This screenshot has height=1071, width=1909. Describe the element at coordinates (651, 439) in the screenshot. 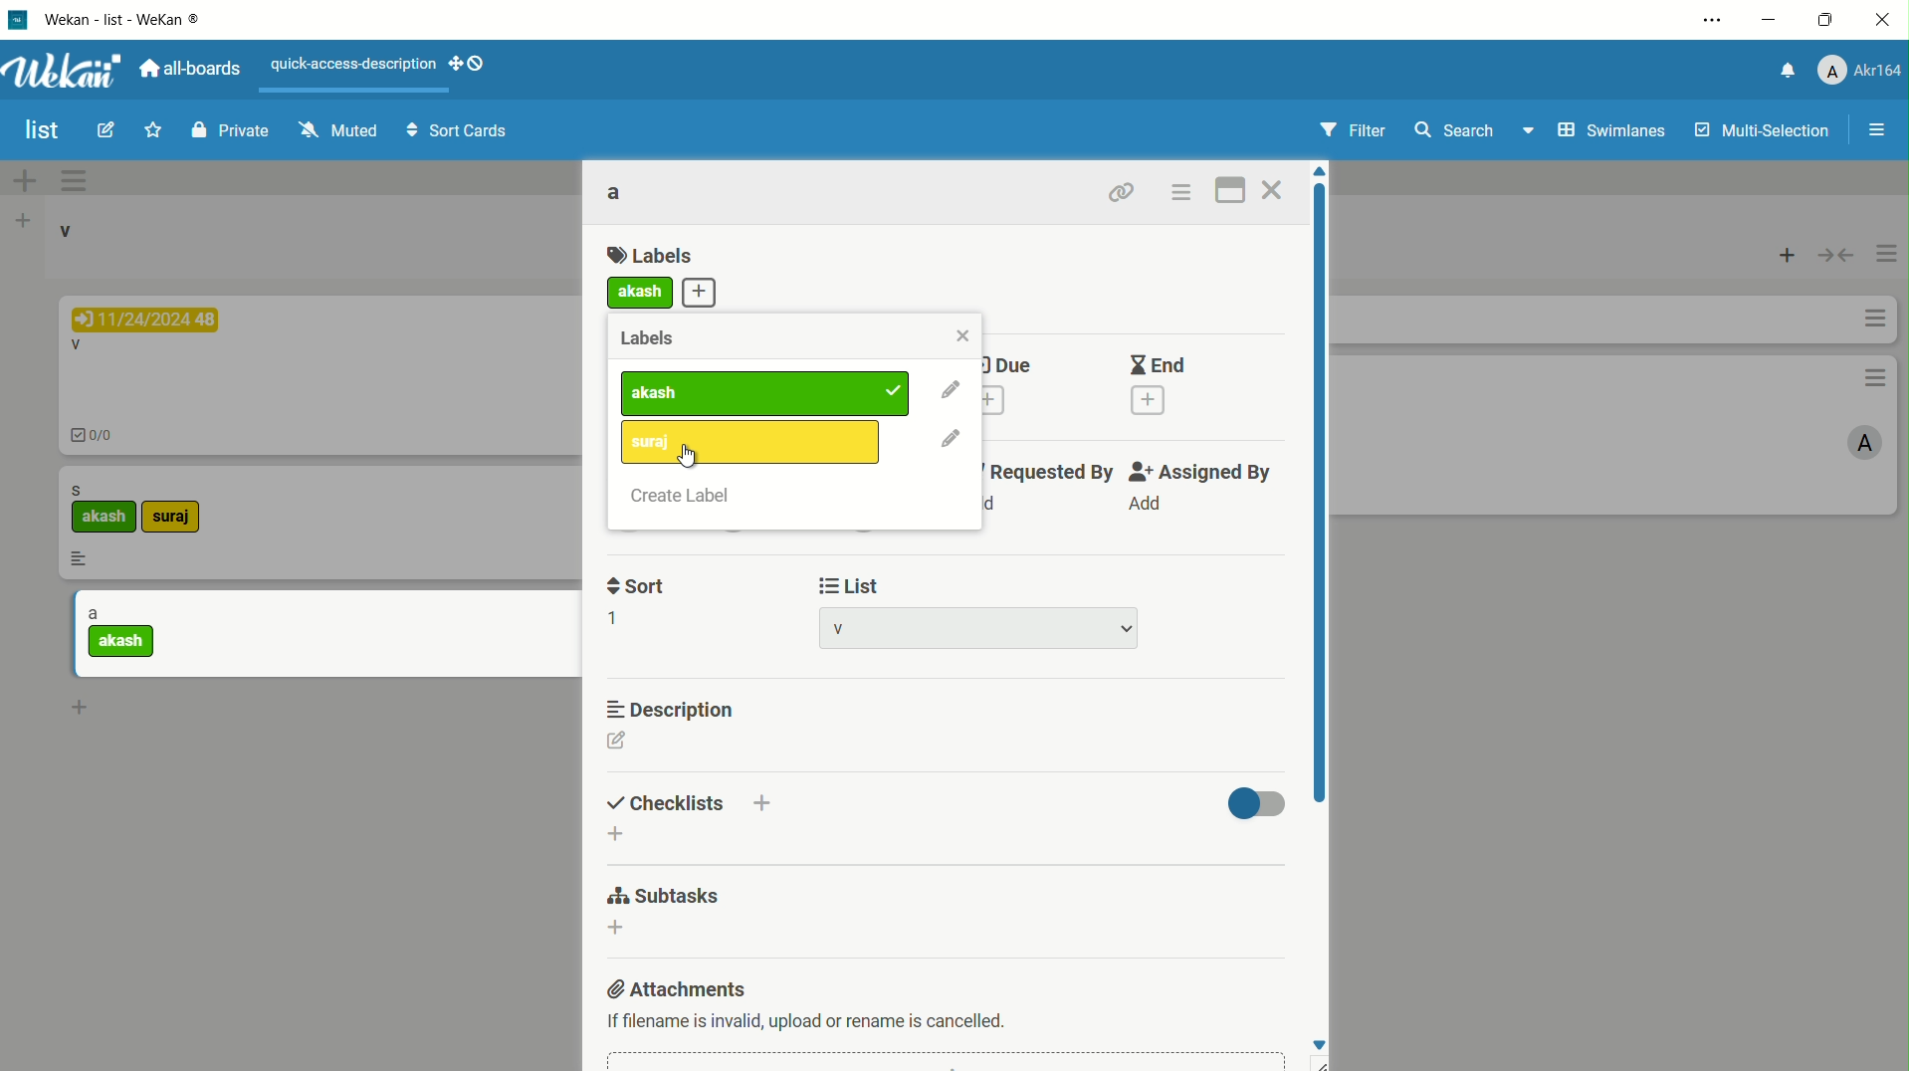

I see `suraj` at that location.